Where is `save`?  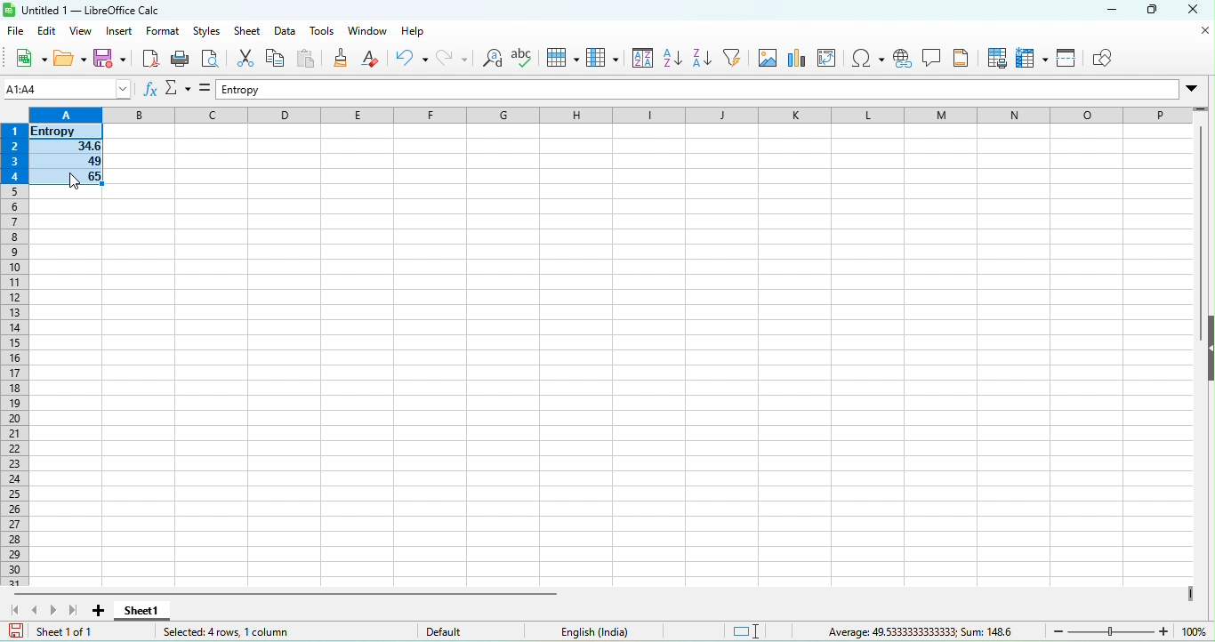
save is located at coordinates (112, 60).